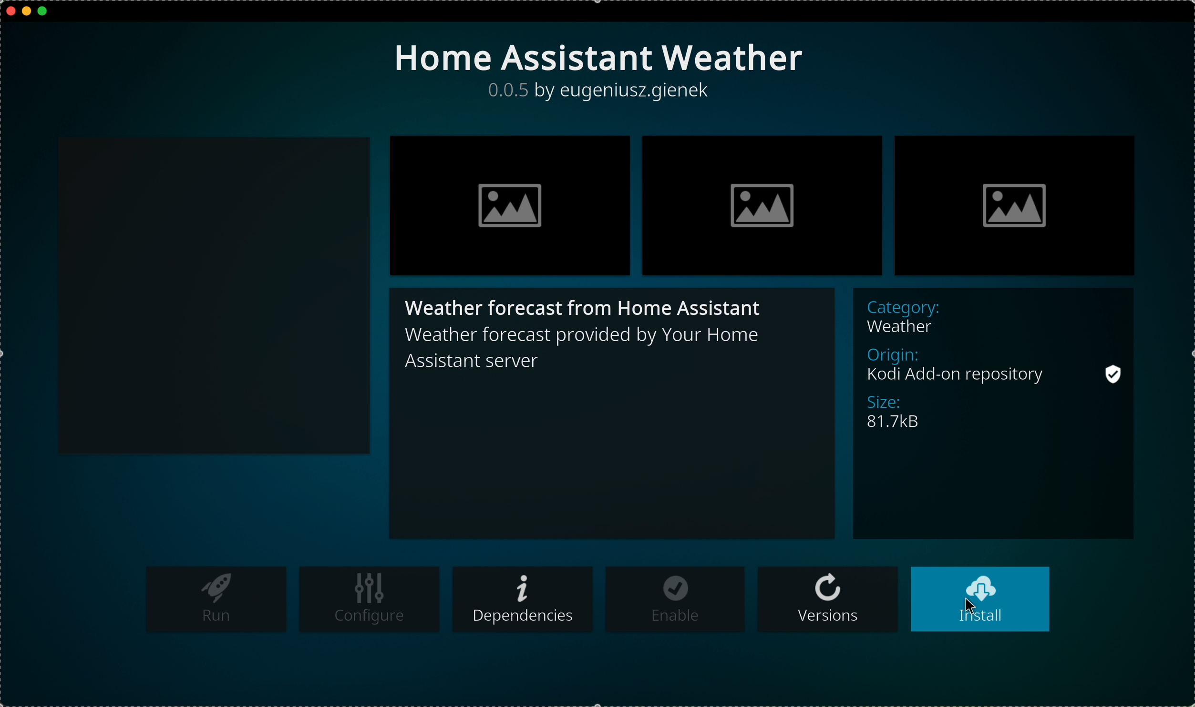 The height and width of the screenshot is (707, 1195). What do you see at coordinates (369, 599) in the screenshot?
I see `configure` at bounding box center [369, 599].